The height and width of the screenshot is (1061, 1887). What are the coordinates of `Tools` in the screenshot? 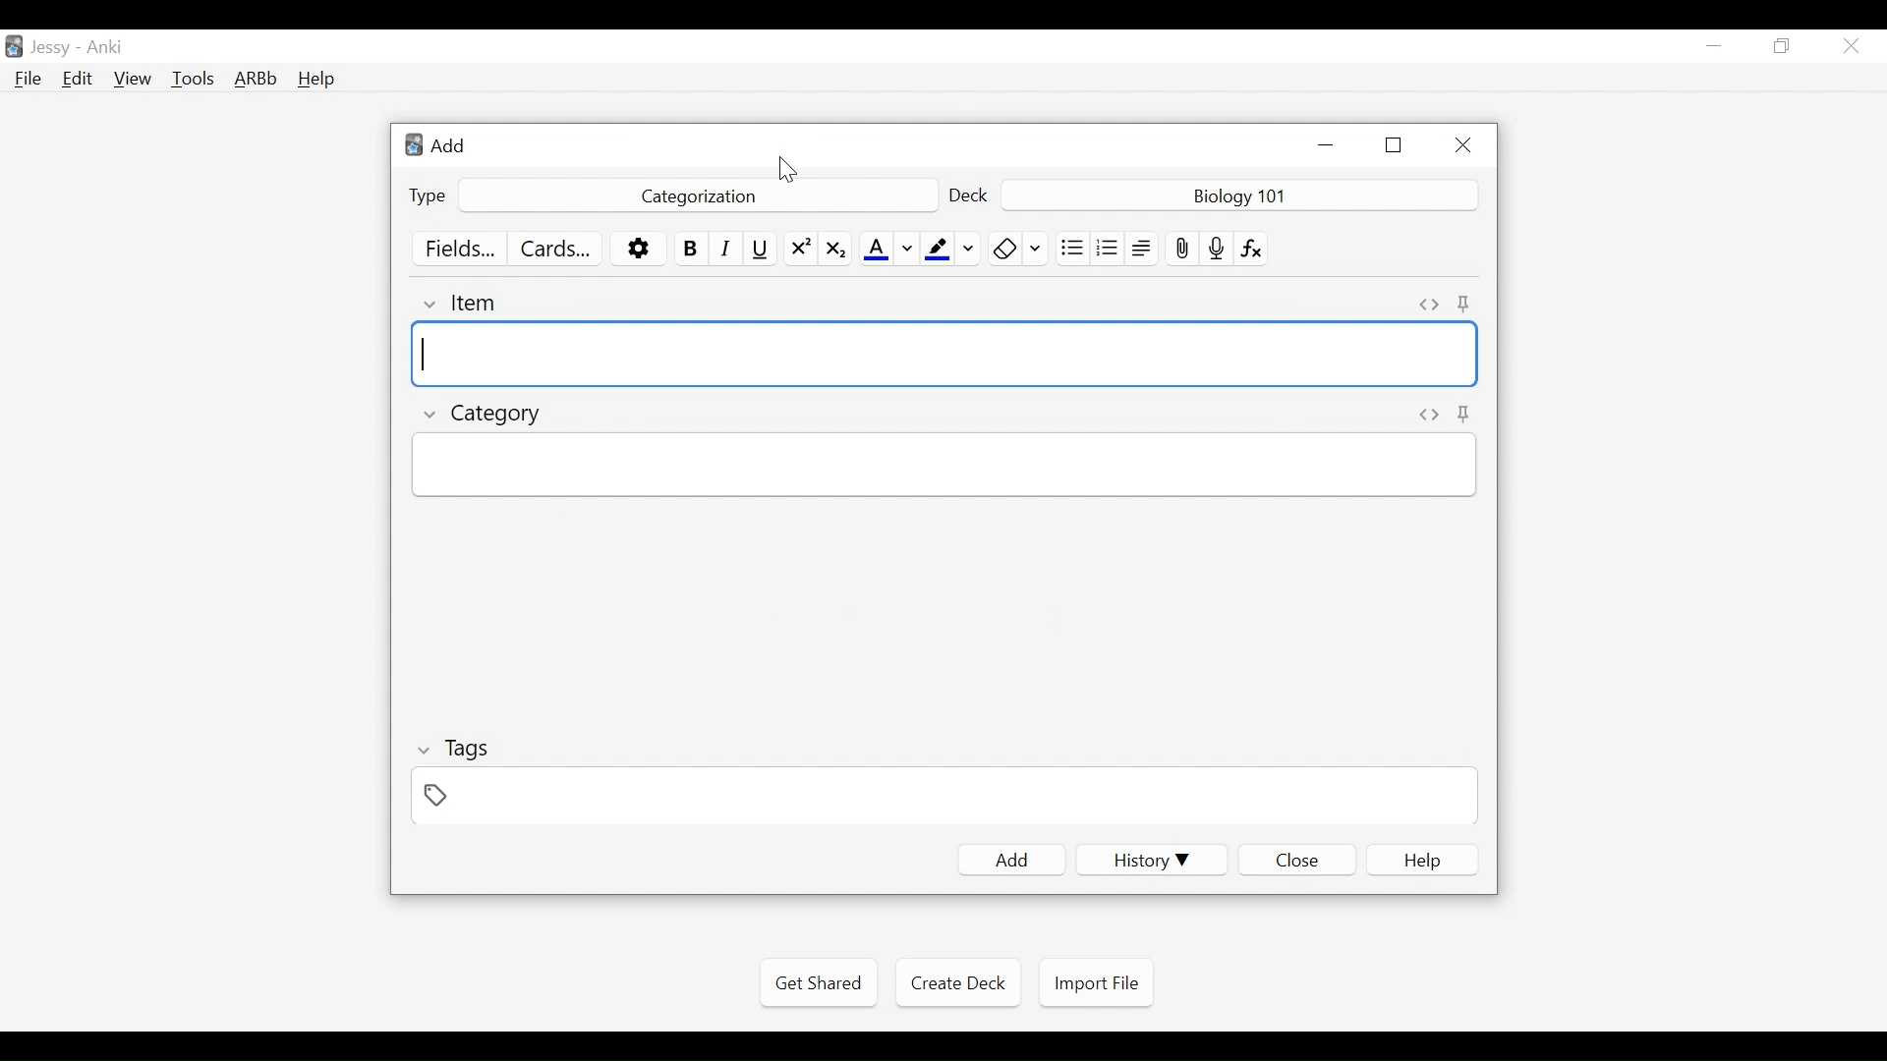 It's located at (193, 78).